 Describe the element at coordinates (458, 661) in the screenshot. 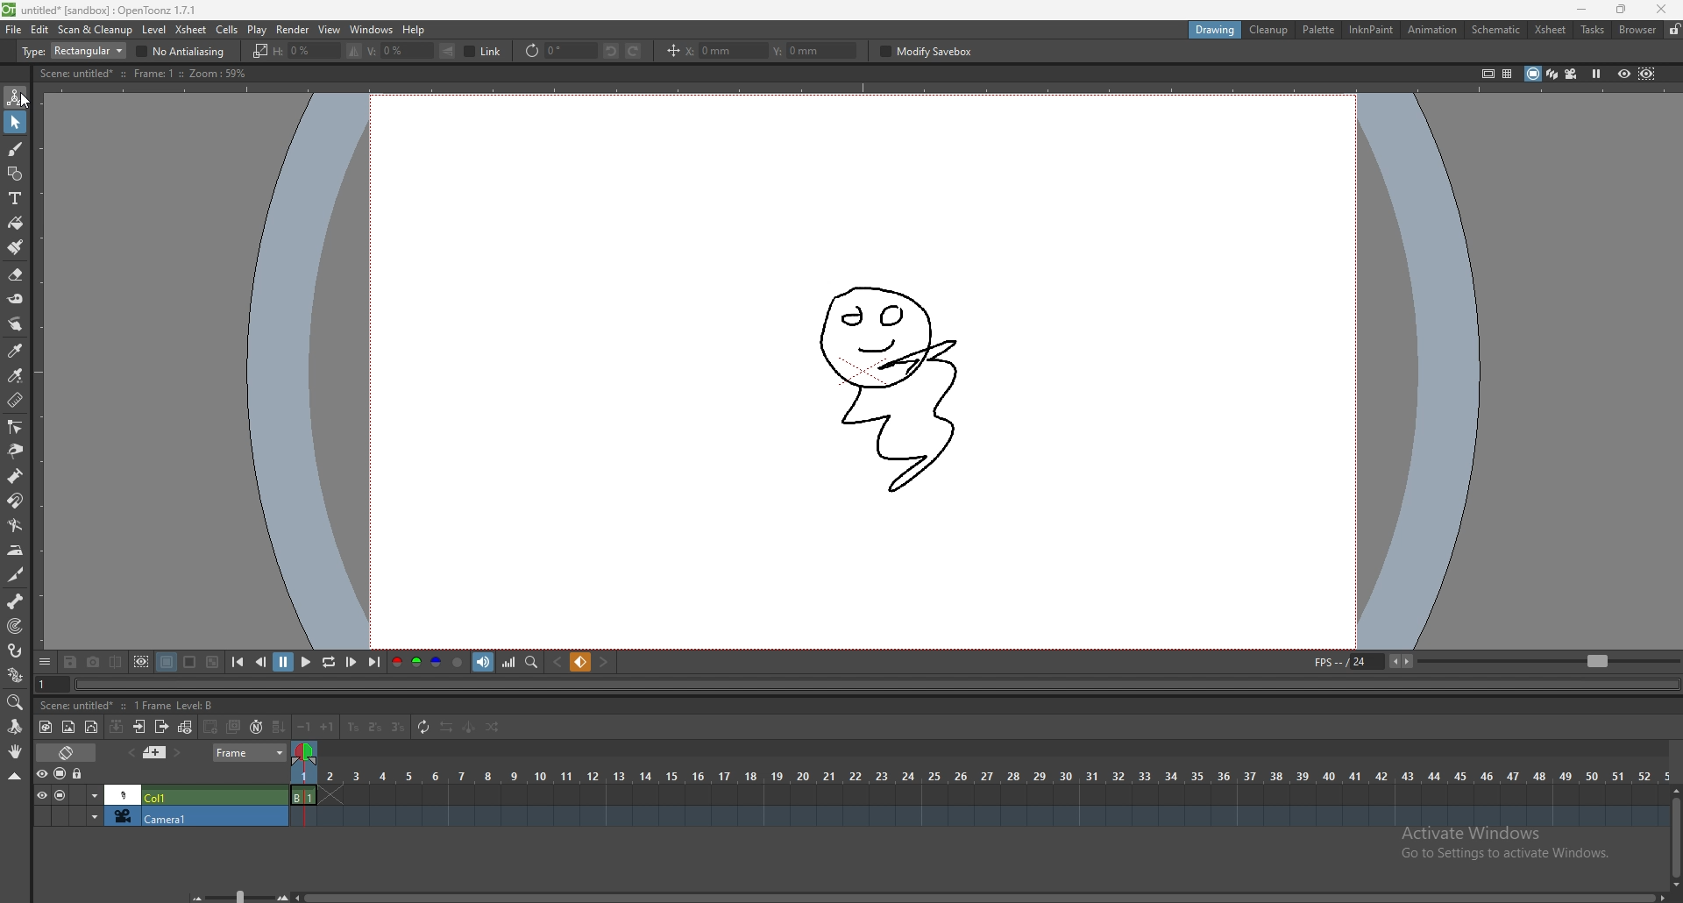

I see `alpha channel` at that location.